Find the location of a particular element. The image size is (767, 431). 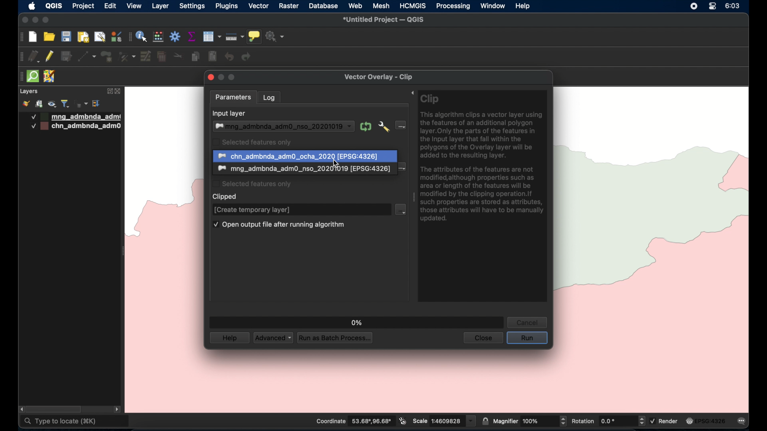

toggle editing is located at coordinates (49, 56).